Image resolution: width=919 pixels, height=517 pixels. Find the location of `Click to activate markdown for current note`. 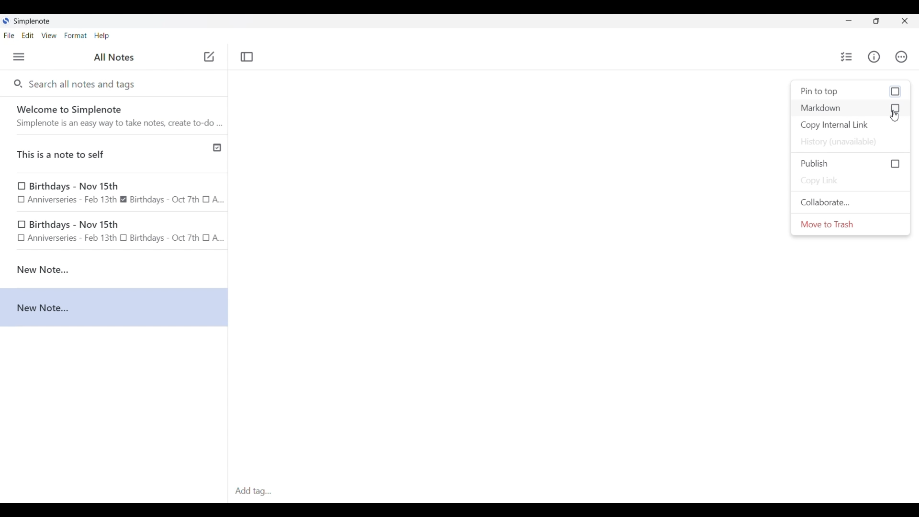

Click to activate markdown for current note is located at coordinates (850, 108).